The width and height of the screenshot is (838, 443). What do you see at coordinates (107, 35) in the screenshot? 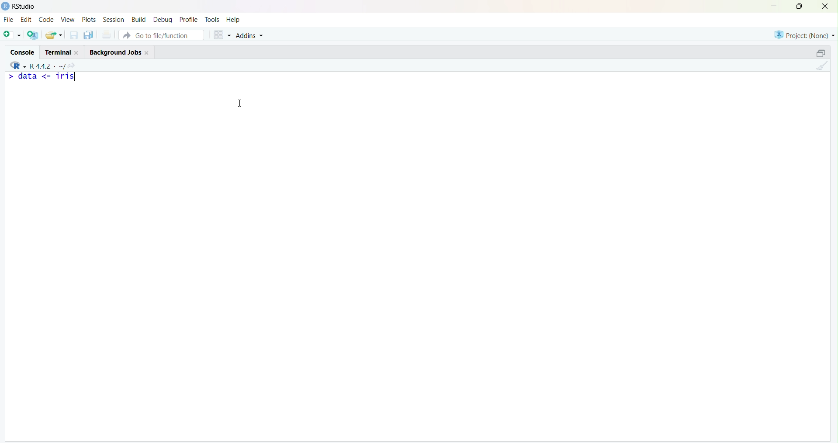
I see `Print the current file` at bounding box center [107, 35].